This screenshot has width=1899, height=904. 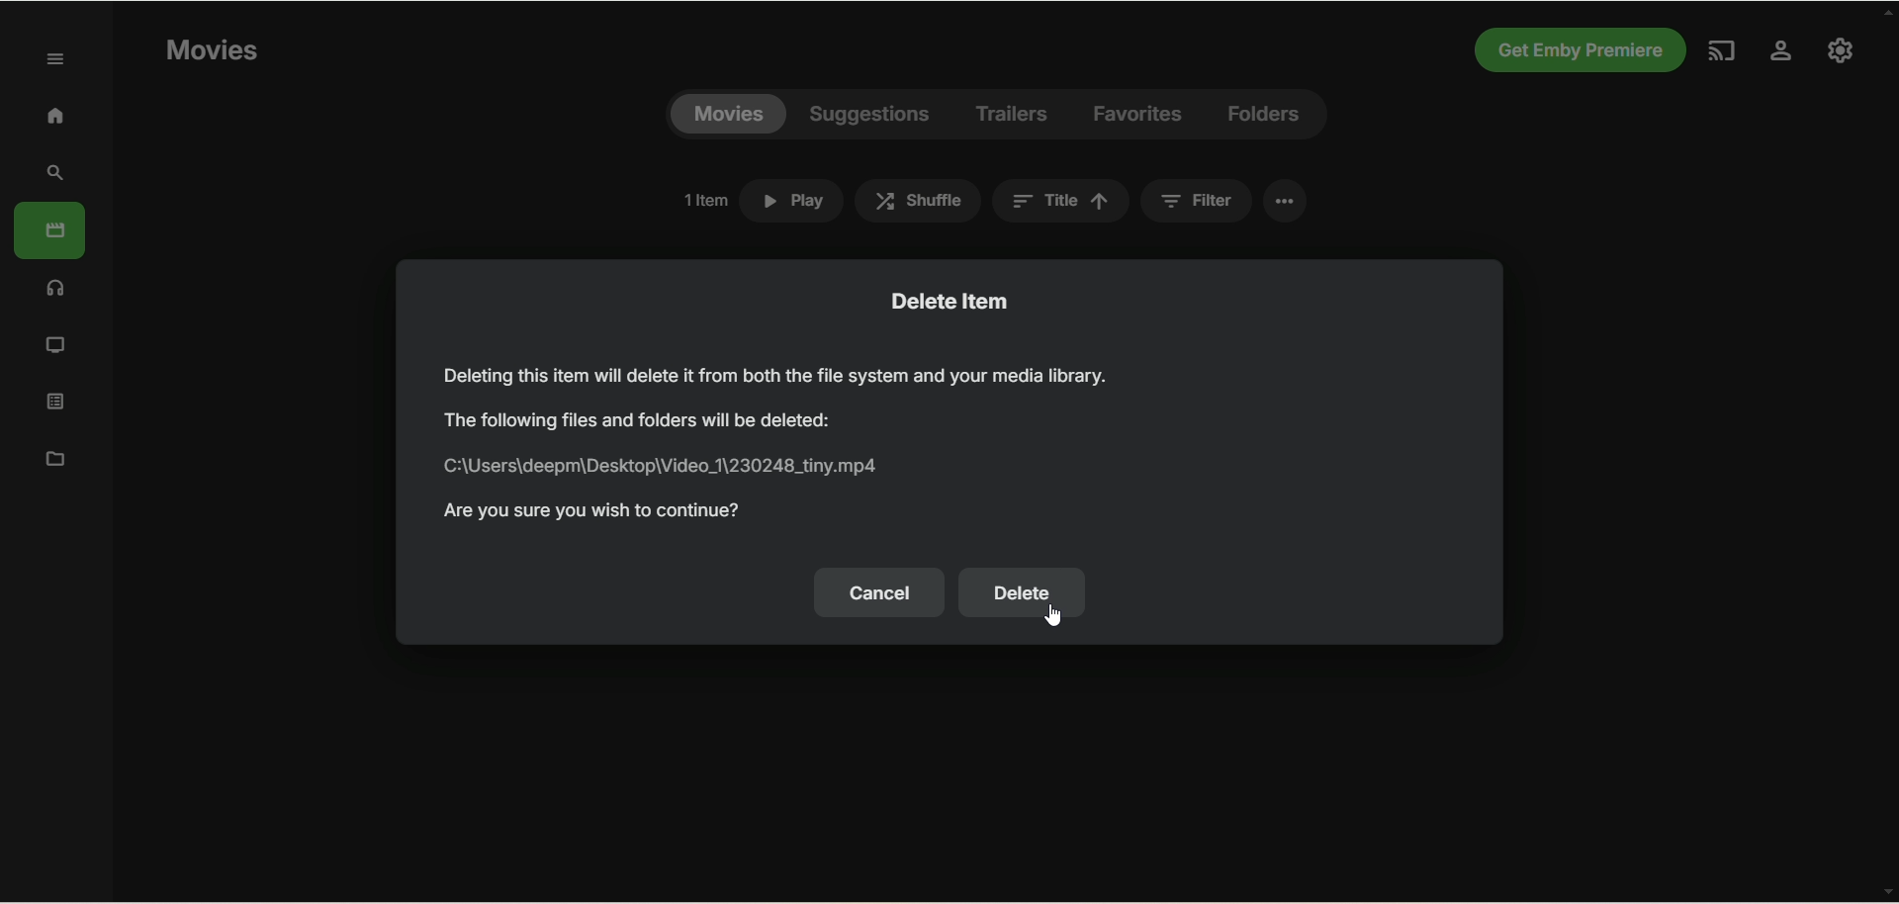 I want to click on delete item, so click(x=951, y=300).